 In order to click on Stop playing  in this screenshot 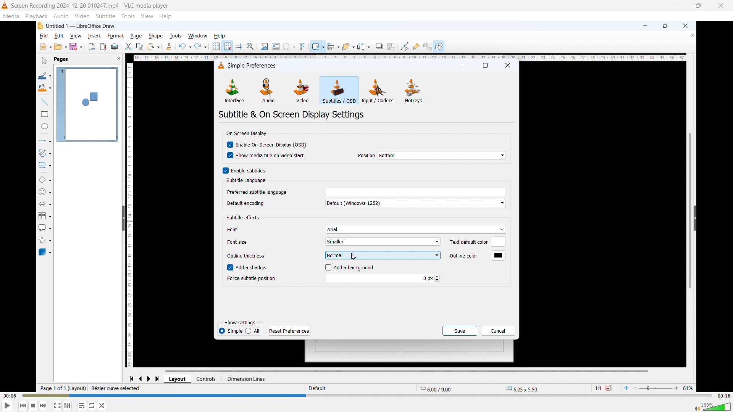, I will do `click(33, 406)`.